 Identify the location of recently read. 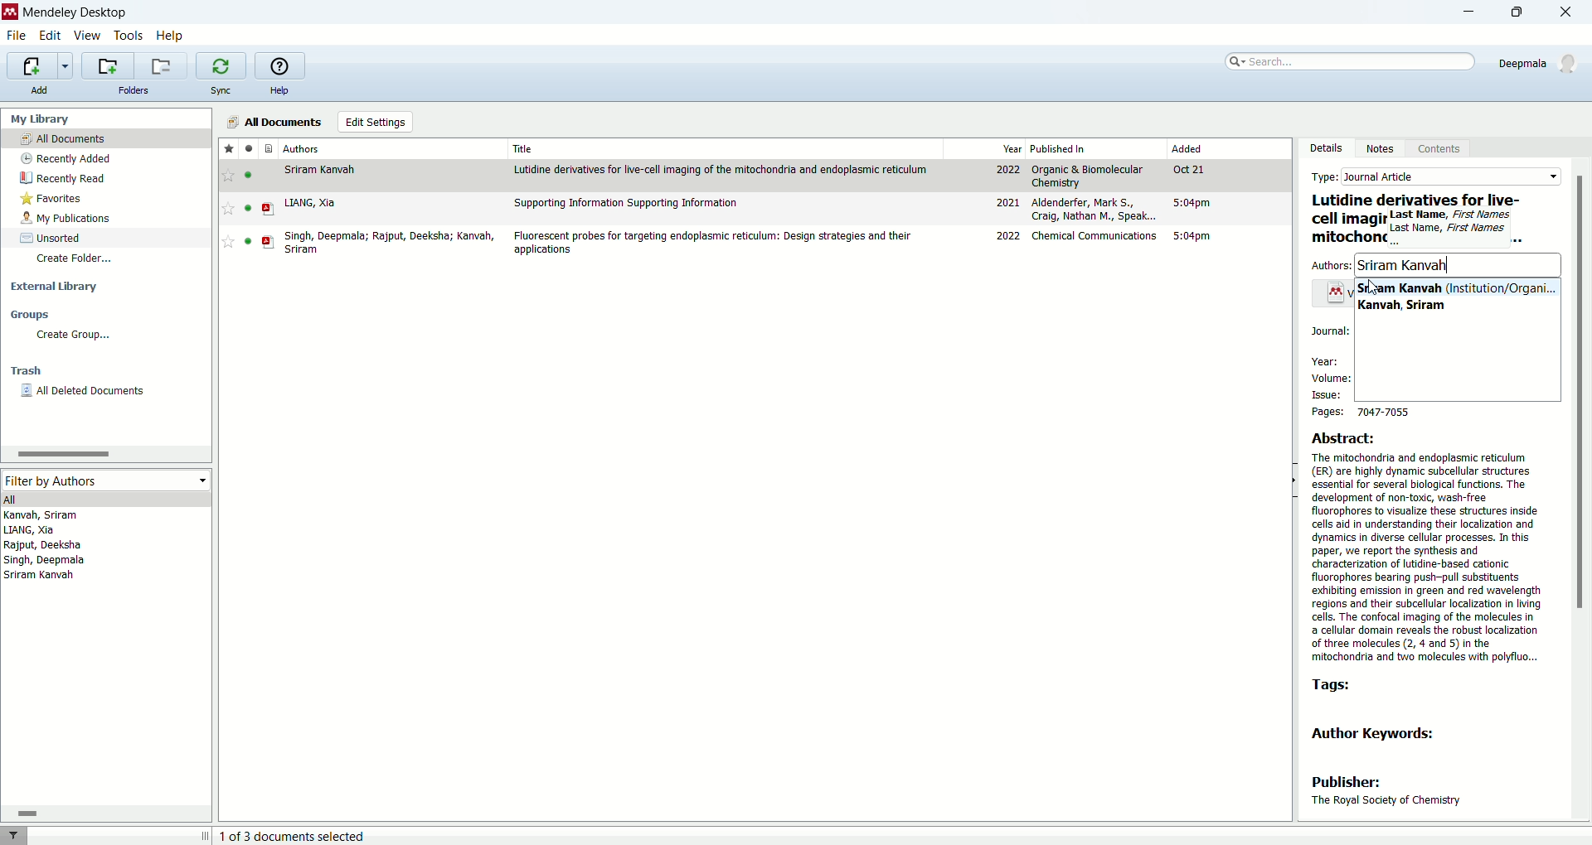
(70, 178).